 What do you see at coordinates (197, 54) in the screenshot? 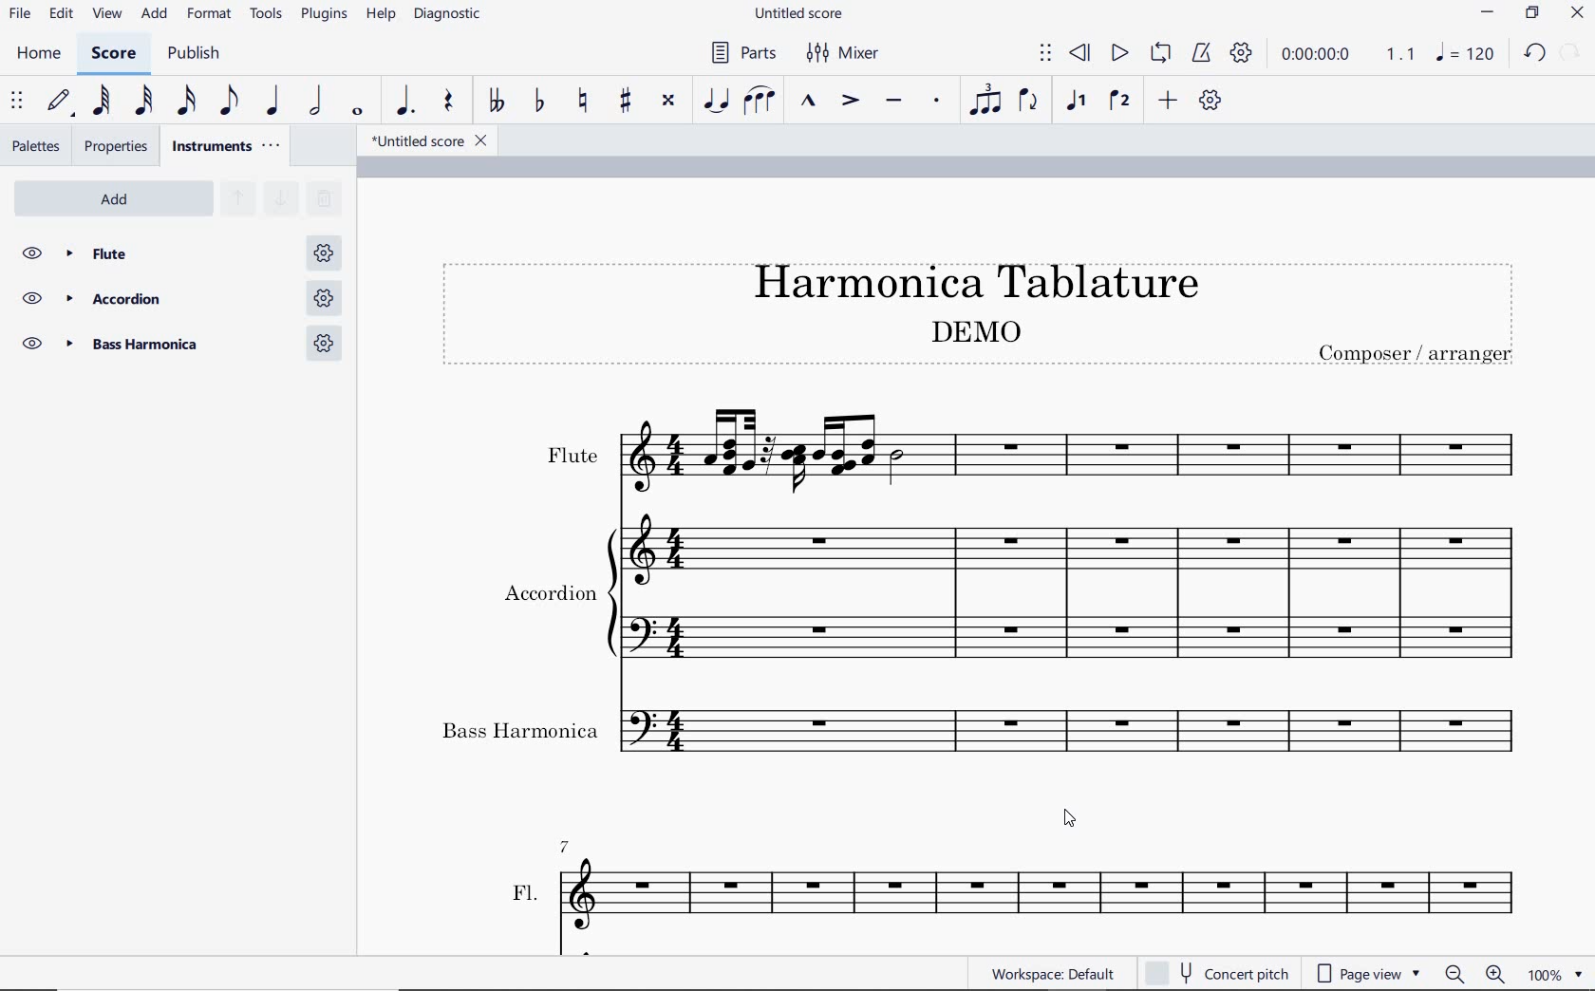
I see `PUBLISH` at bounding box center [197, 54].